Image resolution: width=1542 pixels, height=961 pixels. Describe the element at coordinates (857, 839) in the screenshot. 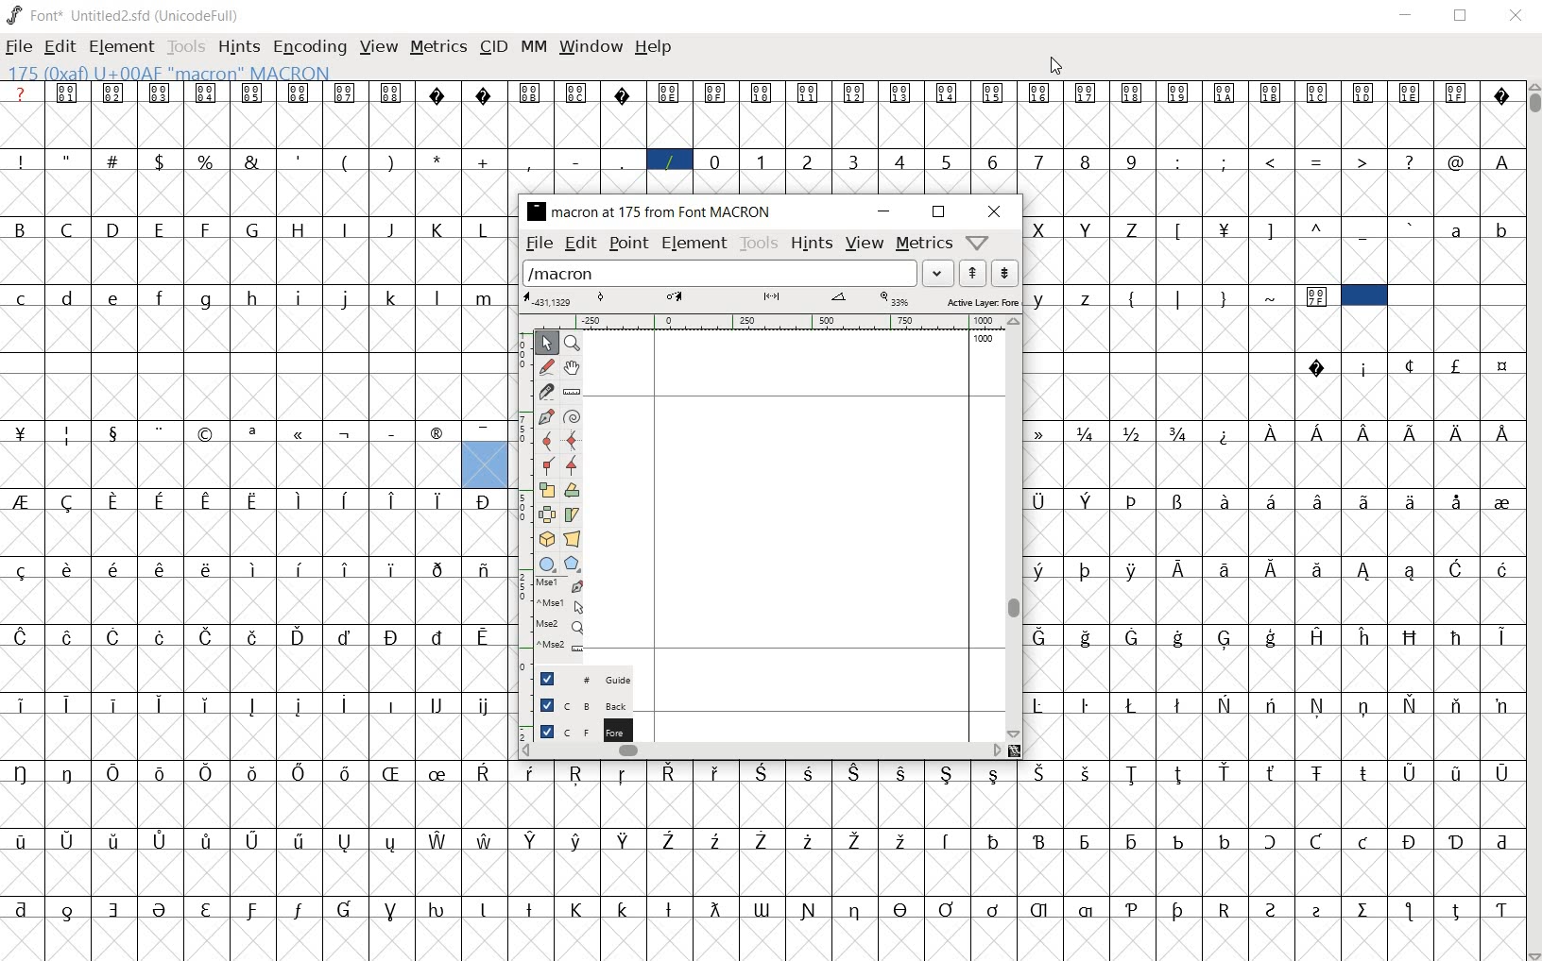

I see `Symbol` at that location.